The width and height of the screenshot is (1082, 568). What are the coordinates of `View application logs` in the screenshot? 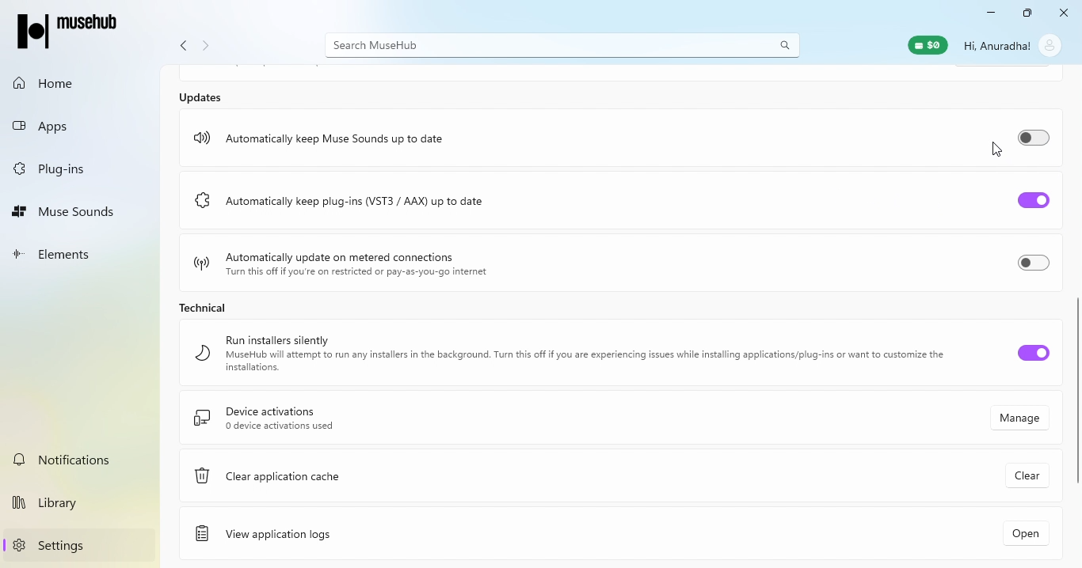 It's located at (348, 533).